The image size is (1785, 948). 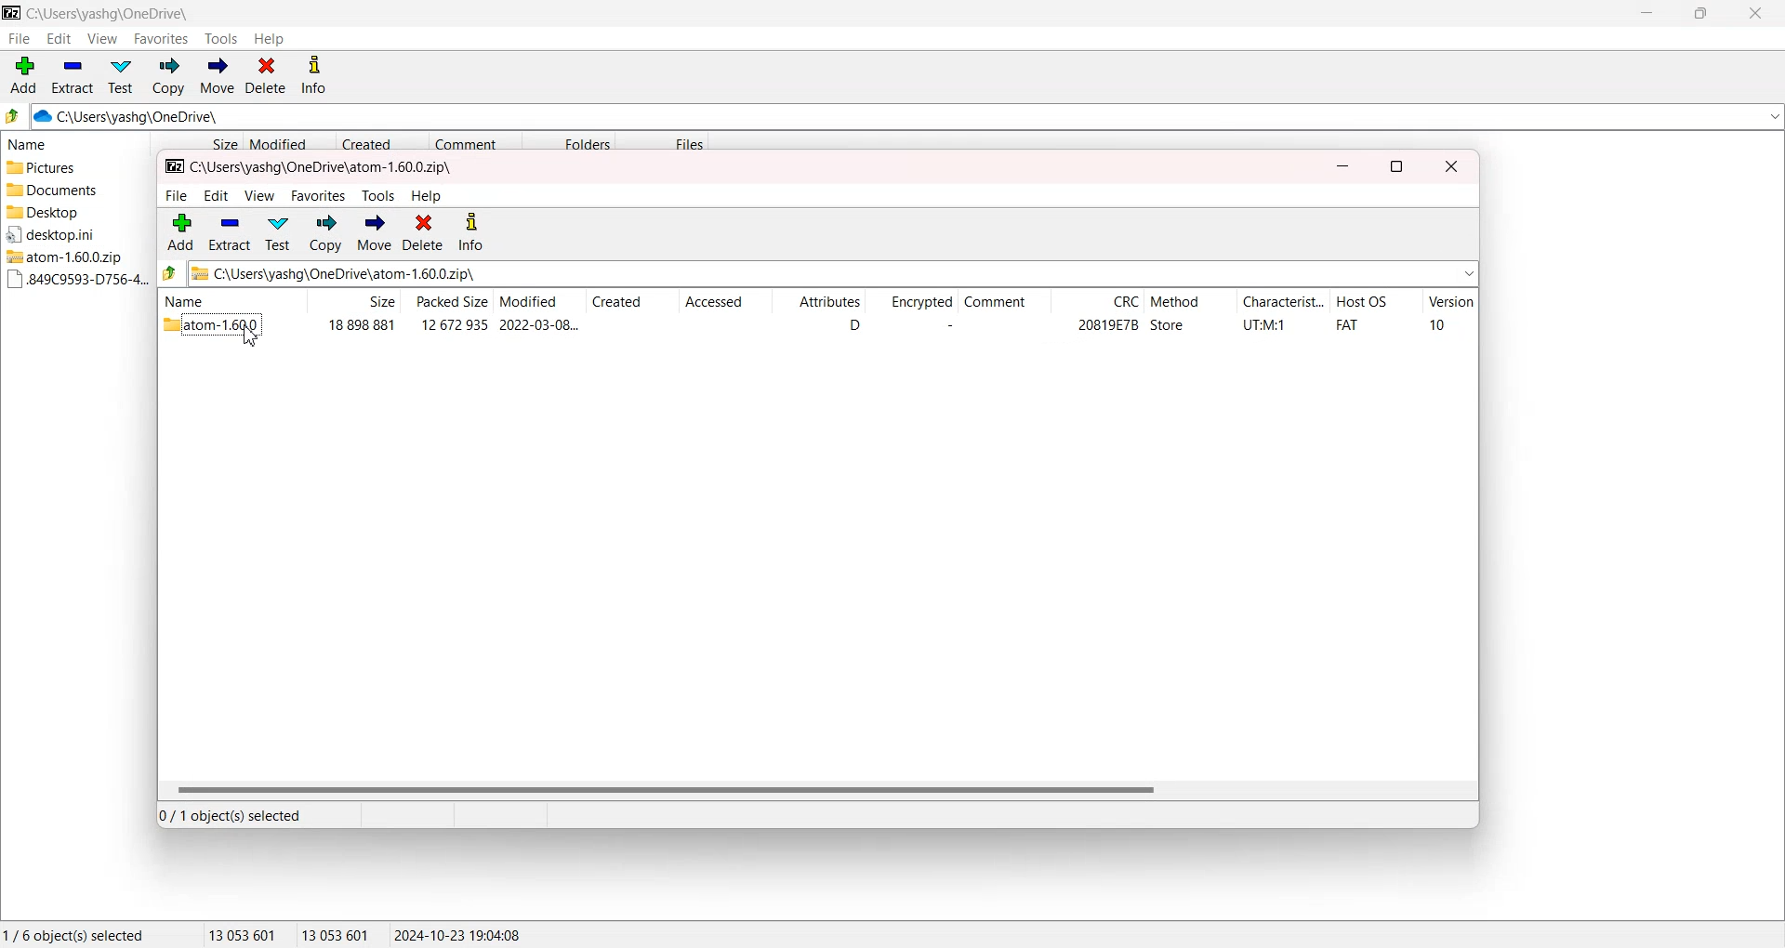 What do you see at coordinates (361, 325) in the screenshot?
I see `18 898 881` at bounding box center [361, 325].